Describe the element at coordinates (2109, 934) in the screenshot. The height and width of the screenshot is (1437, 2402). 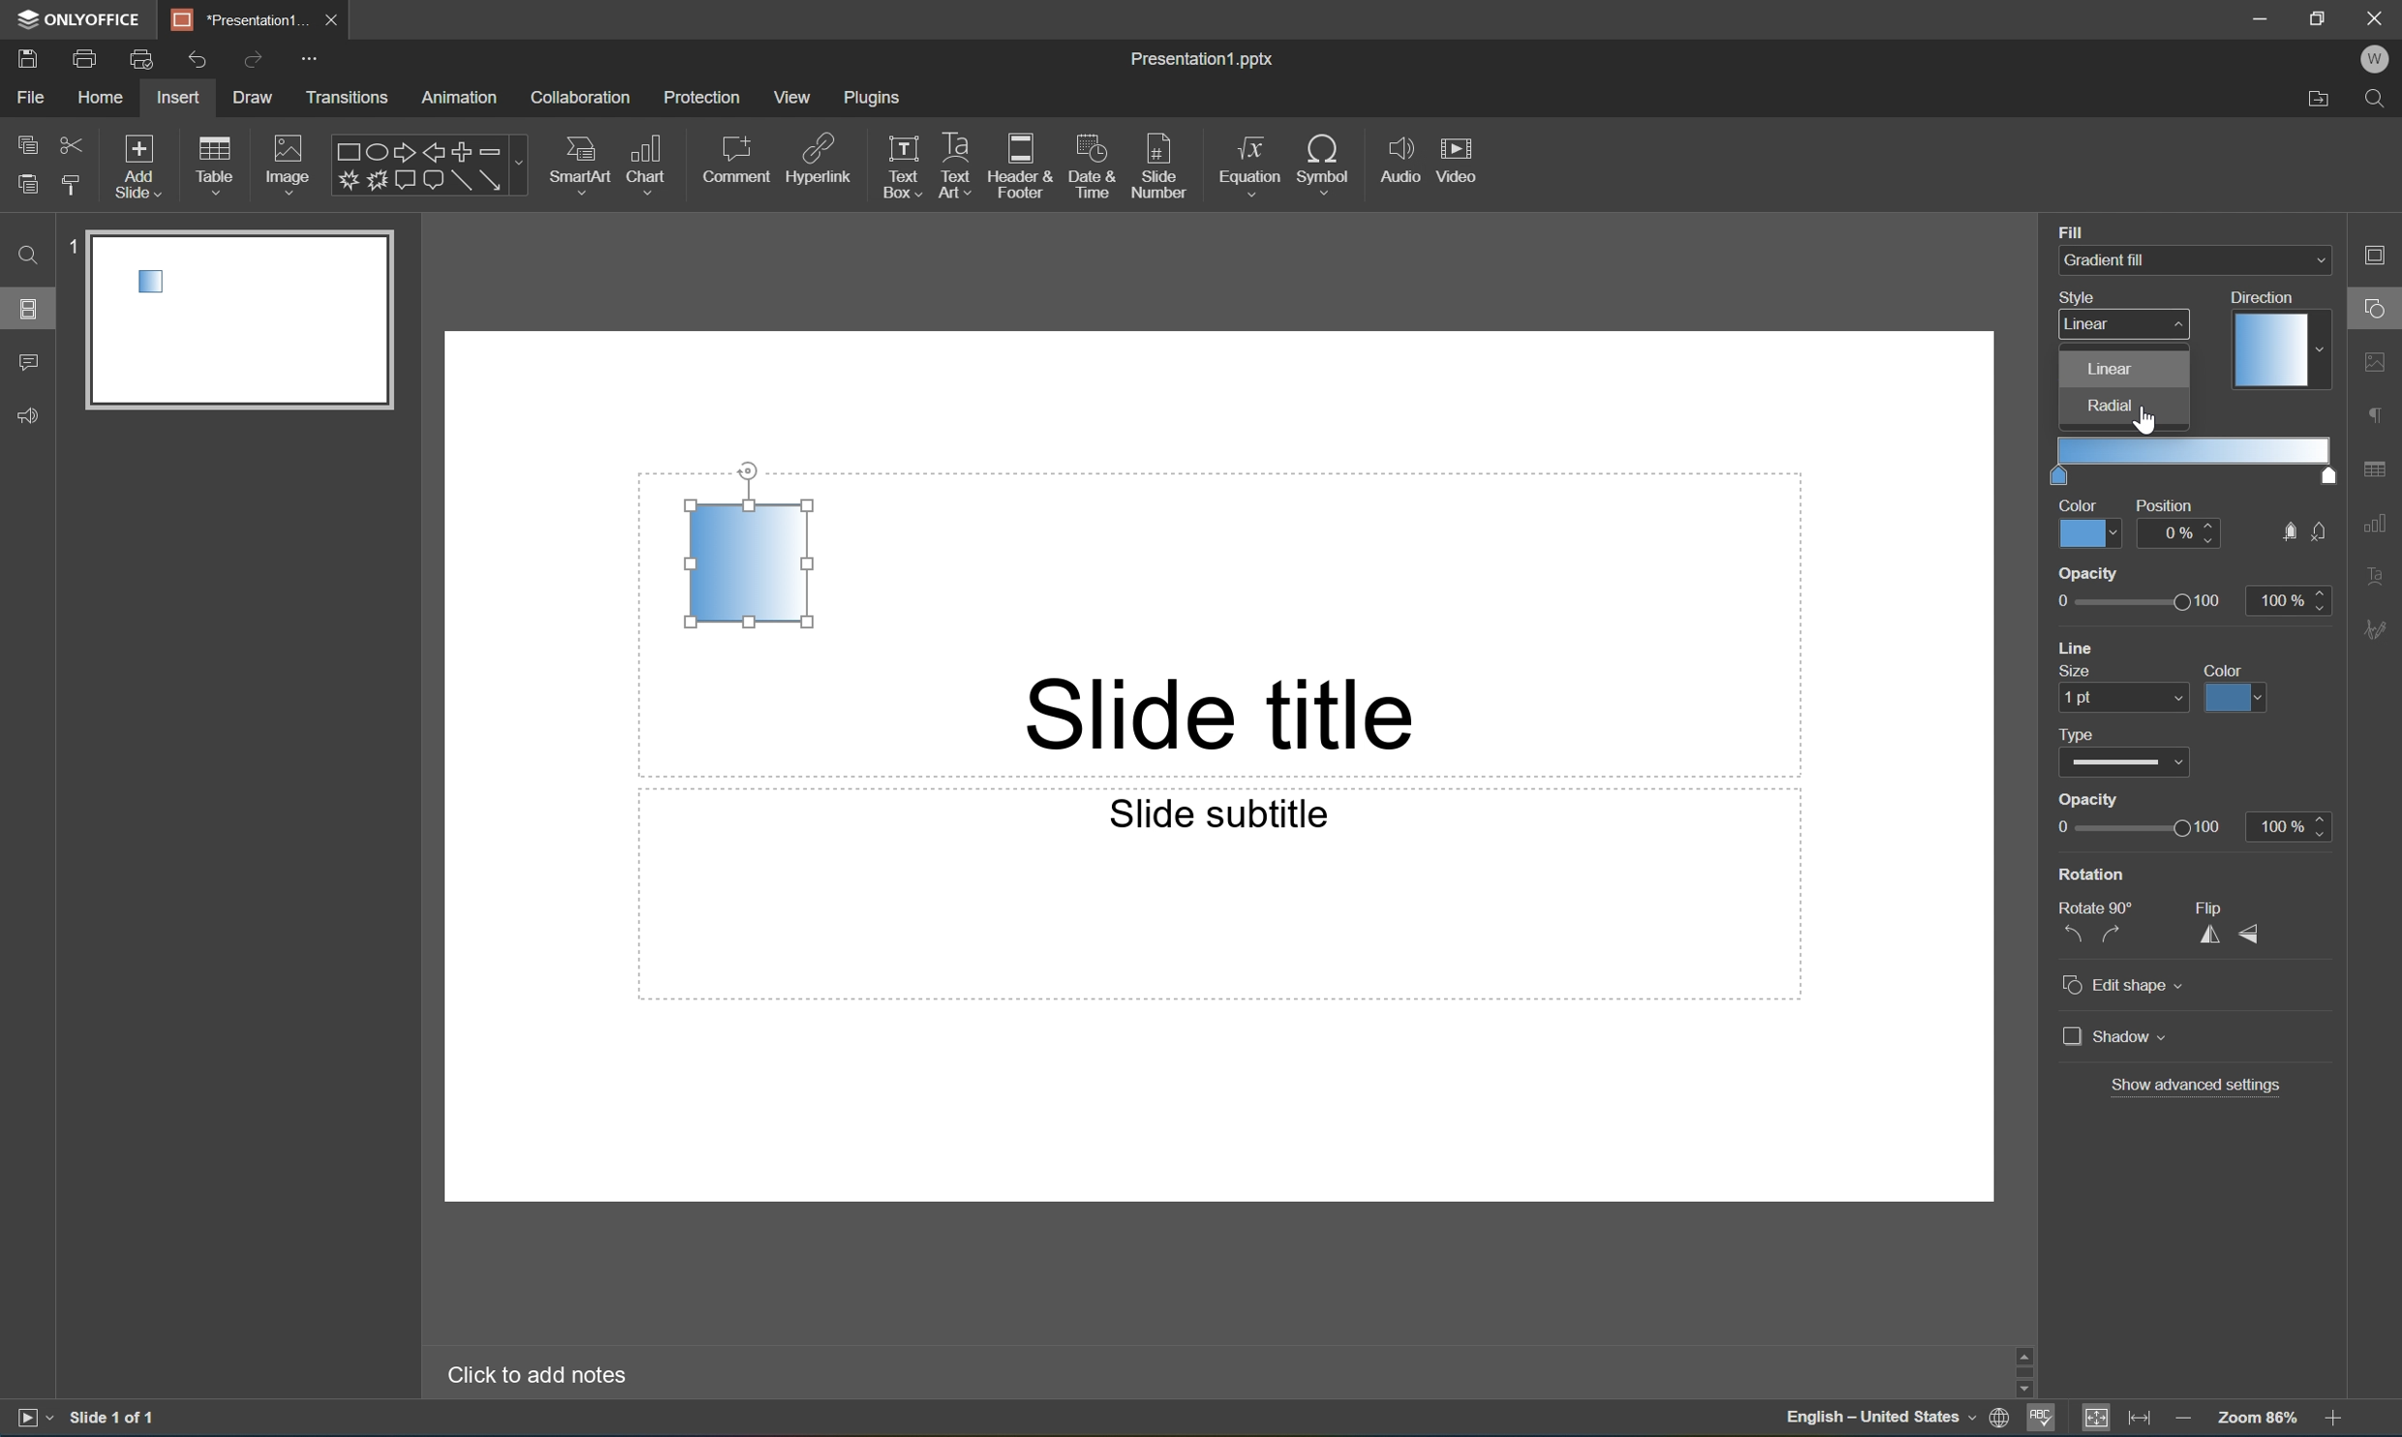
I see `Rotate 90° clockwise` at that location.